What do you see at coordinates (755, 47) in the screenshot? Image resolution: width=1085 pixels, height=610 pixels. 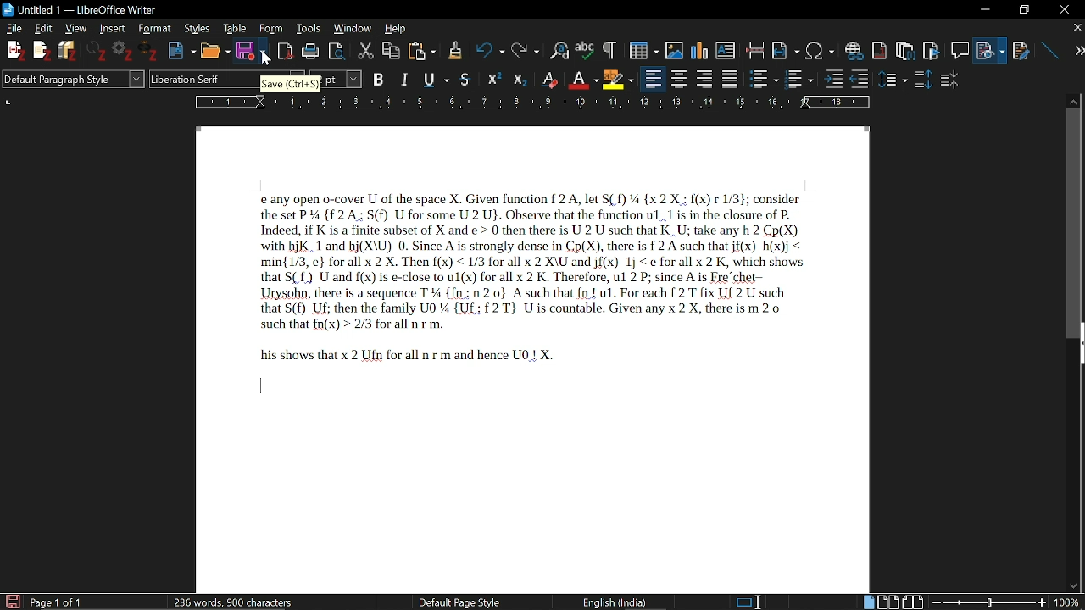 I see `Insert page break` at bounding box center [755, 47].